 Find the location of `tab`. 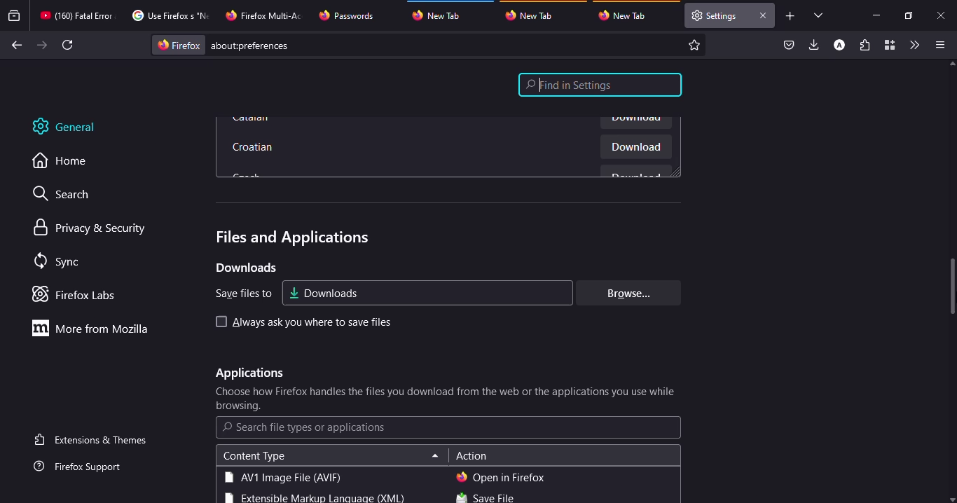

tab is located at coordinates (348, 15).